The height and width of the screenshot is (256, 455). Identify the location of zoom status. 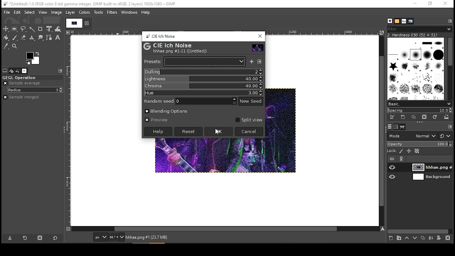
(117, 237).